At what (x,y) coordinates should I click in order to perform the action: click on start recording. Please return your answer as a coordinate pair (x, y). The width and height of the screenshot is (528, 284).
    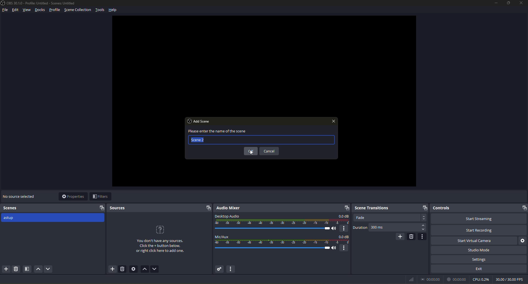
    Looking at the image, I should click on (479, 230).